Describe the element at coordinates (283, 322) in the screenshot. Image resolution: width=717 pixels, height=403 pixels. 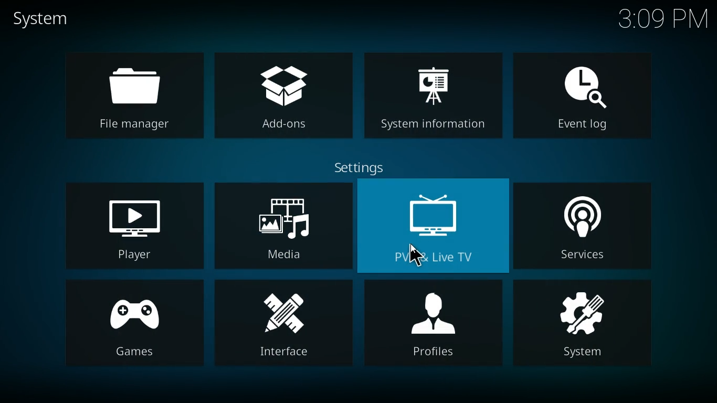
I see `interface` at that location.